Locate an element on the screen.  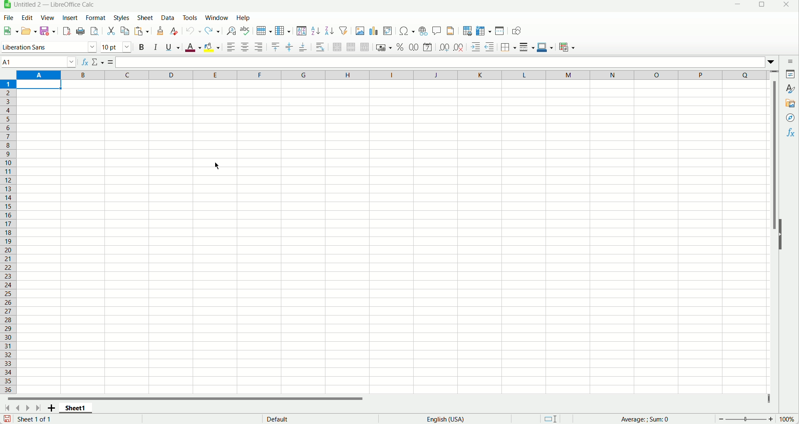
Data is located at coordinates (167, 18).